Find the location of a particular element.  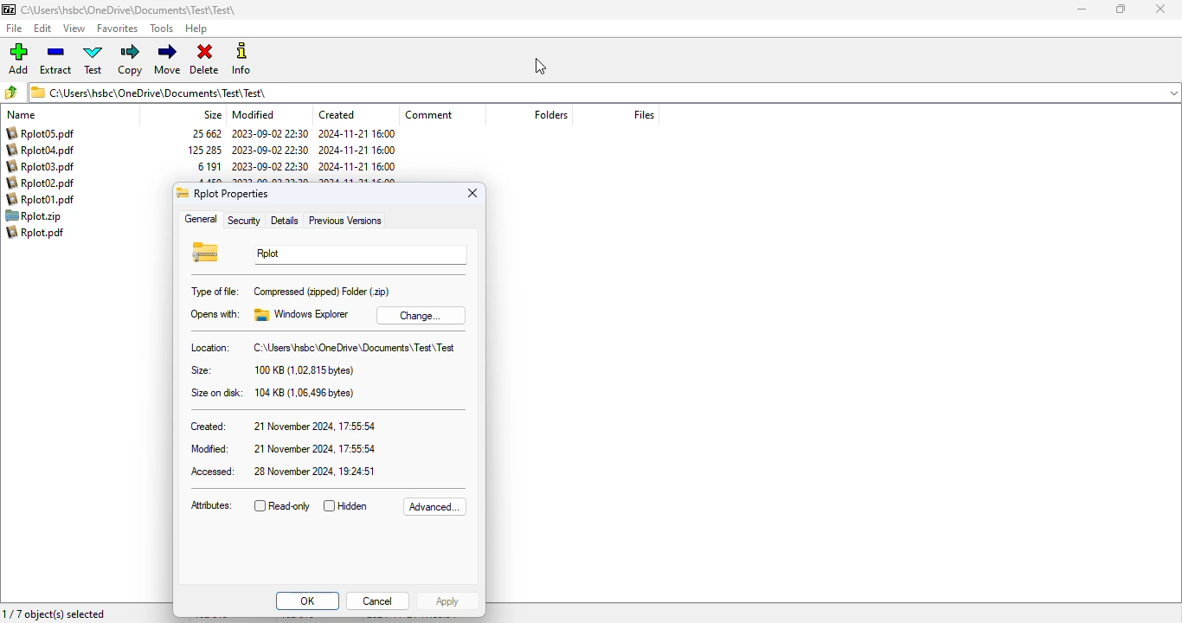

file is located at coordinates (14, 28).